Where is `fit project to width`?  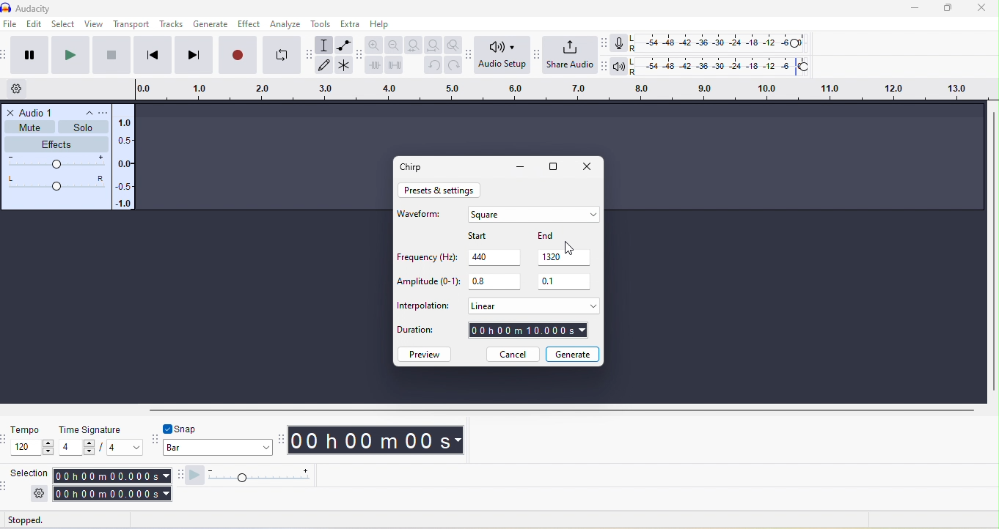
fit project to width is located at coordinates (433, 45).